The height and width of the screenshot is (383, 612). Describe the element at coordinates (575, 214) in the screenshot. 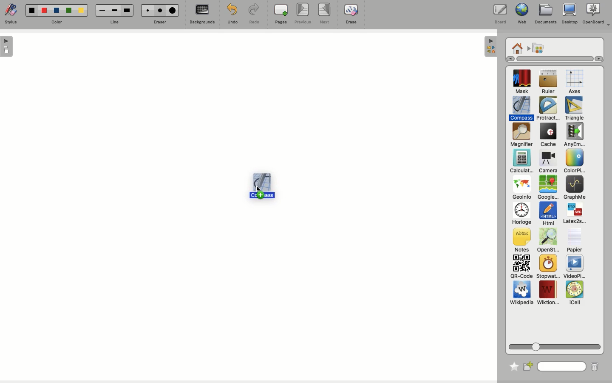

I see `Latex2s` at that location.